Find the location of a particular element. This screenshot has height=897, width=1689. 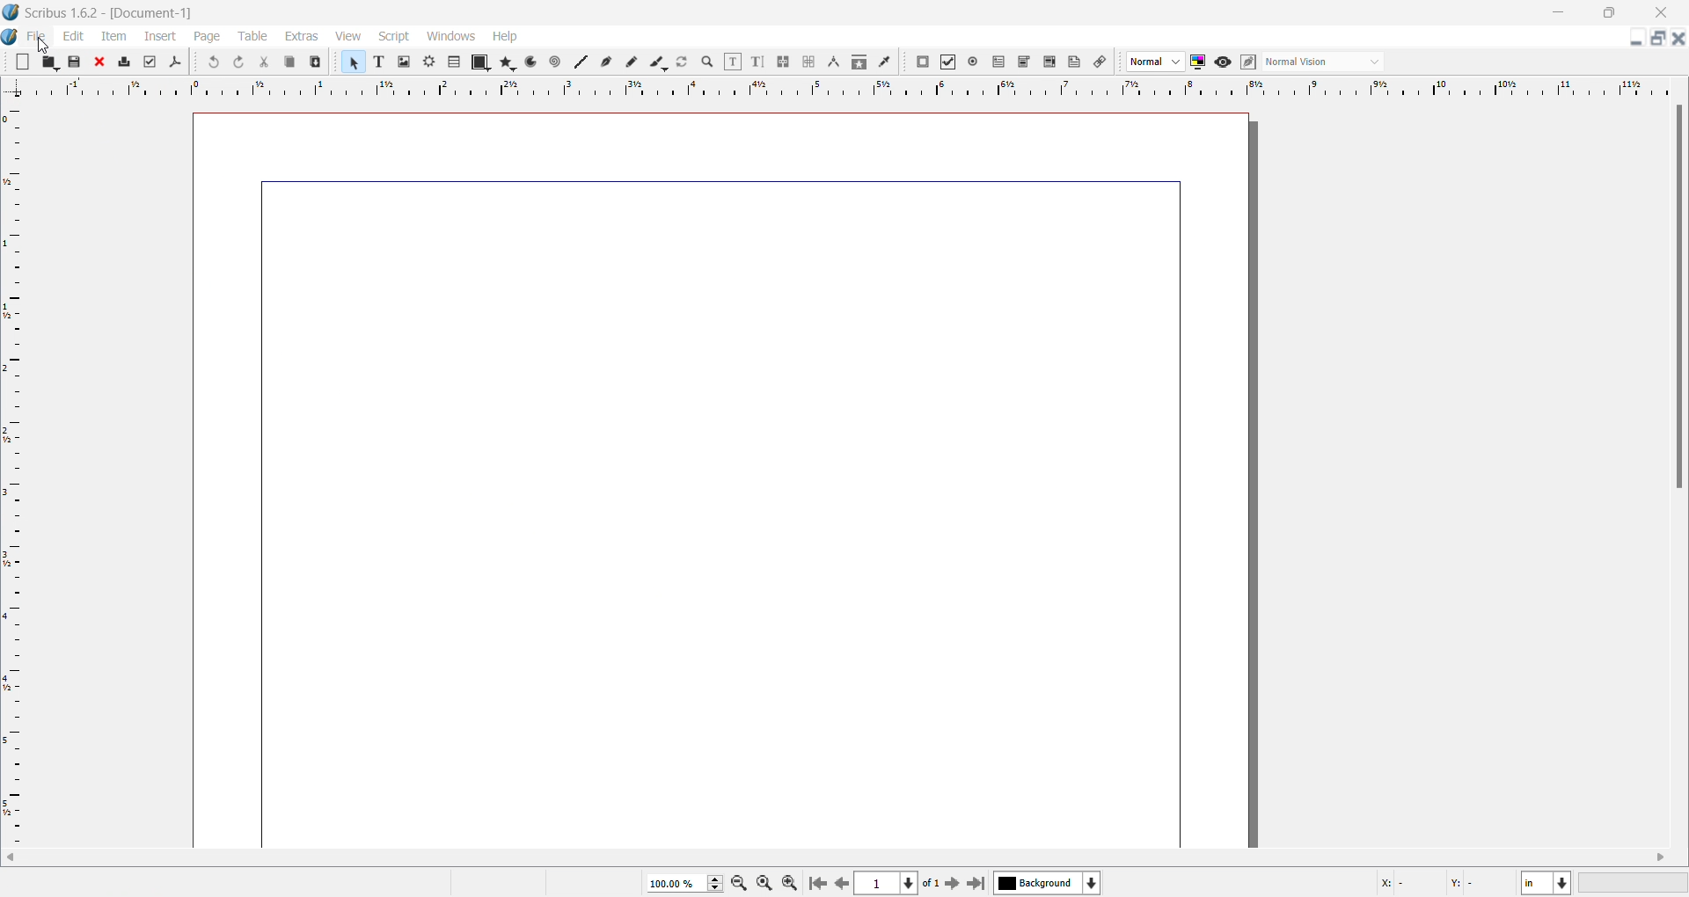

end is located at coordinates (980, 884).